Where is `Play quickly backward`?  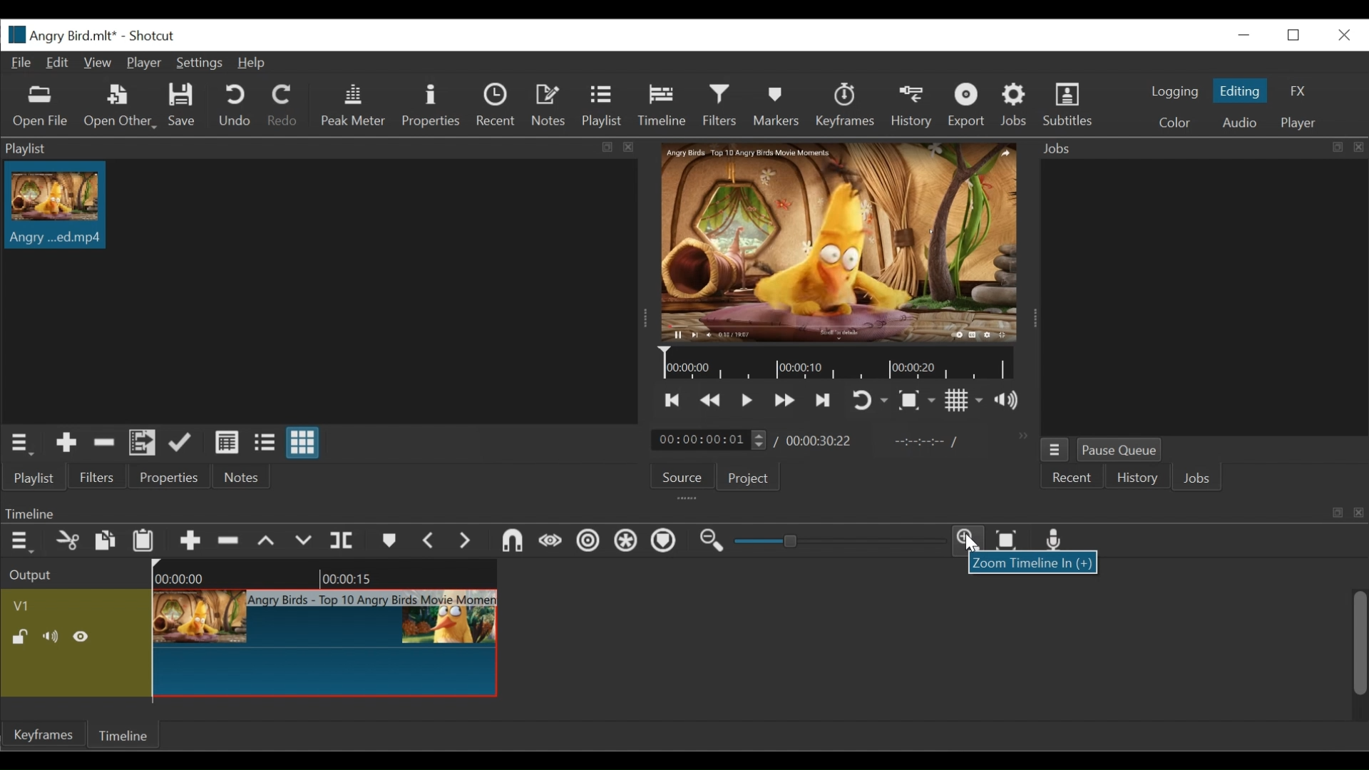
Play quickly backward is located at coordinates (712, 401).